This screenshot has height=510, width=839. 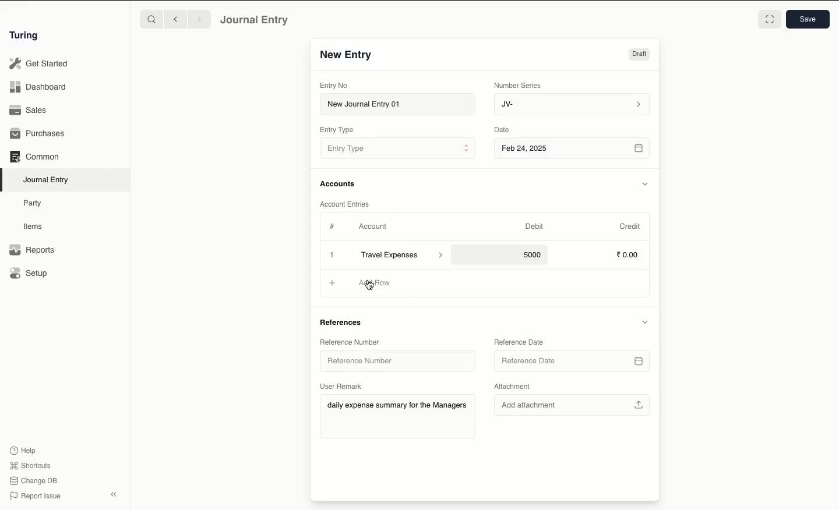 What do you see at coordinates (333, 255) in the screenshot?
I see `Add` at bounding box center [333, 255].